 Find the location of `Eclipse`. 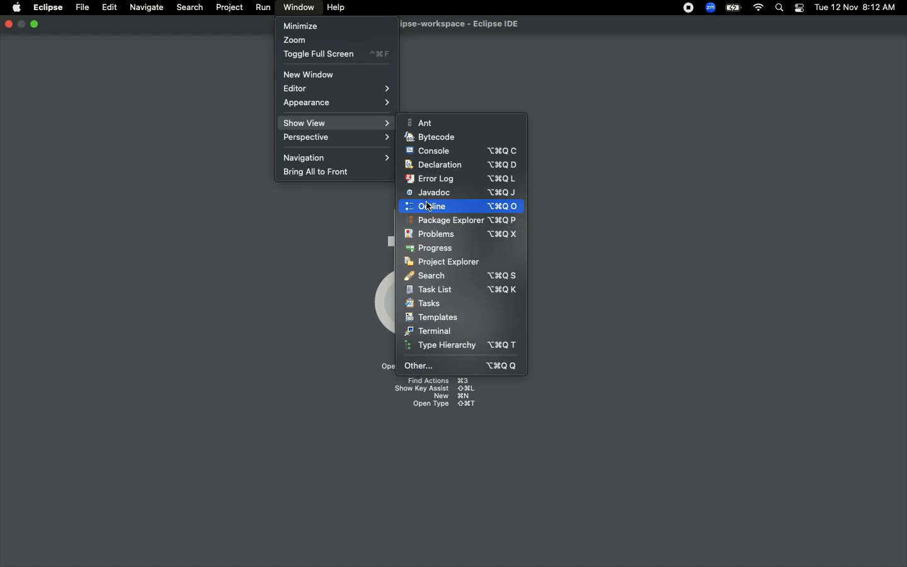

Eclipse is located at coordinates (48, 8).